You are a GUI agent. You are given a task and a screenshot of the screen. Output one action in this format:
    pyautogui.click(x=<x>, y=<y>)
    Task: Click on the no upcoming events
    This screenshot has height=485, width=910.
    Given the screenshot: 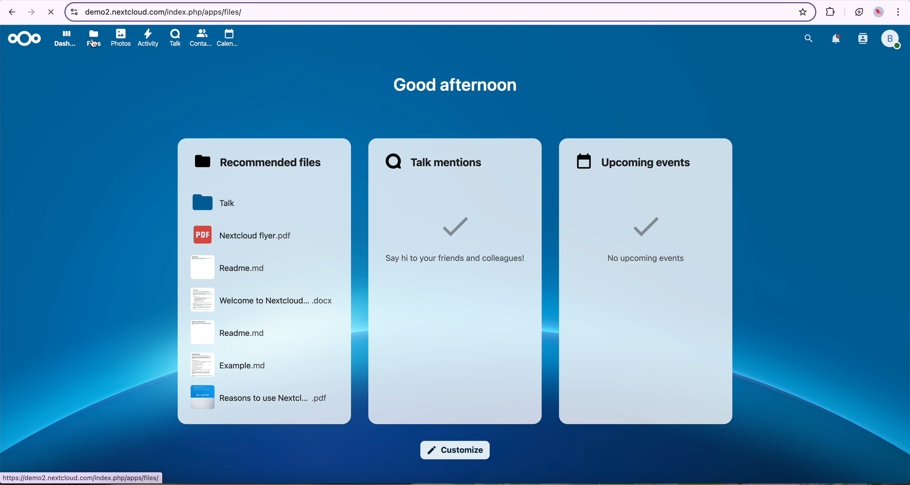 What is the action you would take?
    pyautogui.click(x=643, y=239)
    